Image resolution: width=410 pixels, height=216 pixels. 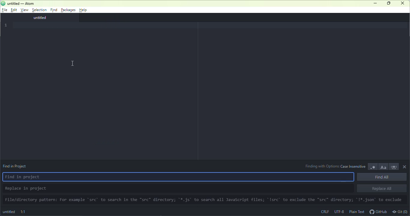 What do you see at coordinates (9, 212) in the screenshot?
I see `untitled` at bounding box center [9, 212].